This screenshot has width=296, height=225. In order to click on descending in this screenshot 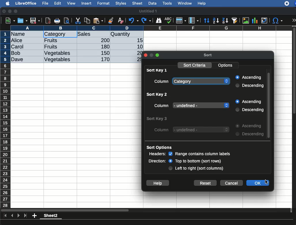, I will do `click(225, 21)`.